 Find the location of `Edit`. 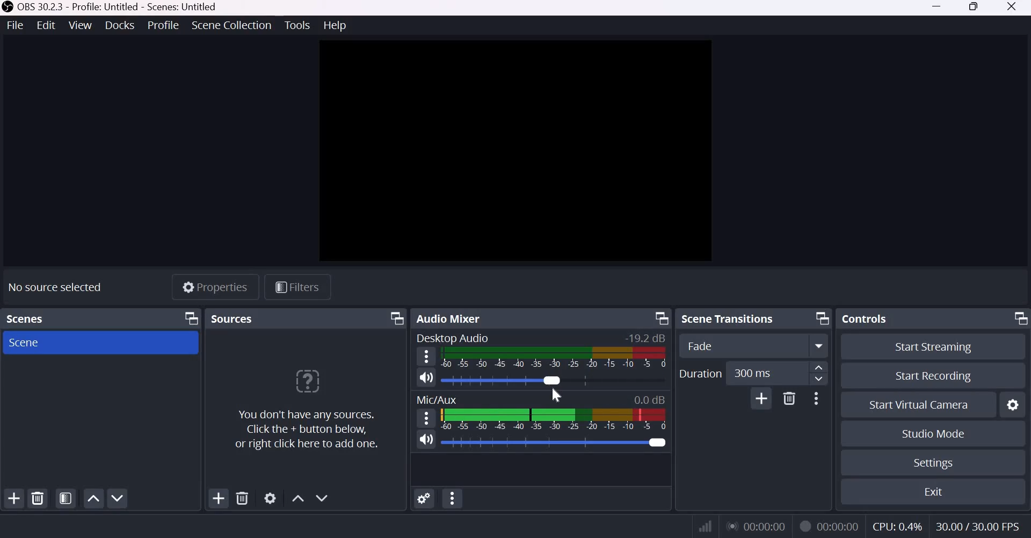

Edit is located at coordinates (46, 25).